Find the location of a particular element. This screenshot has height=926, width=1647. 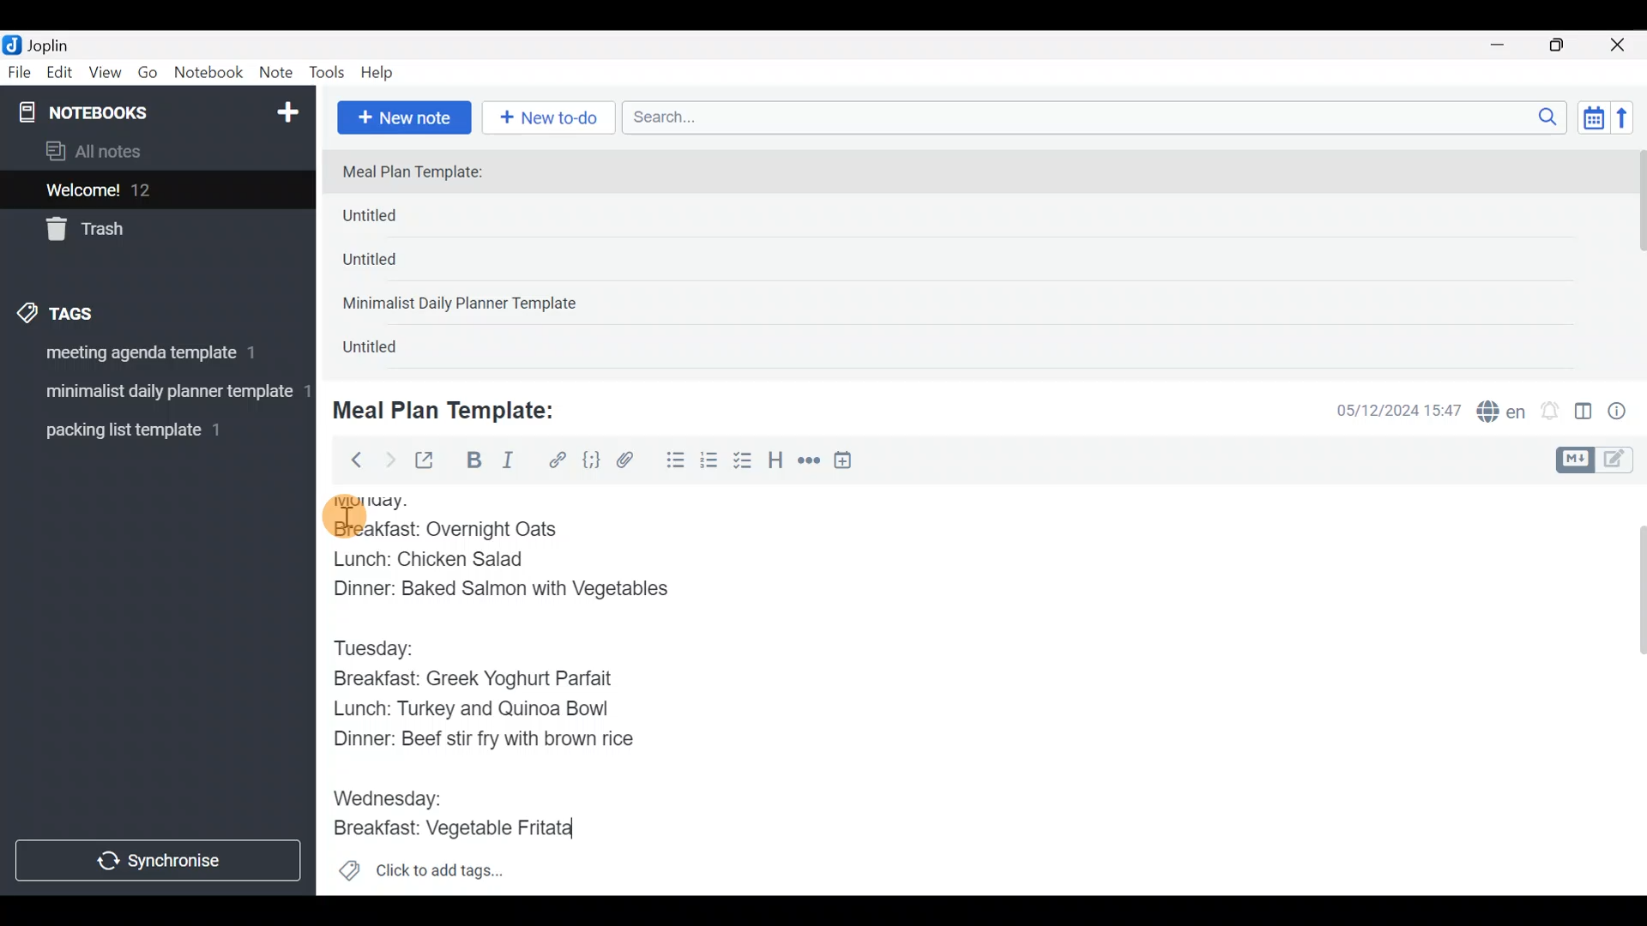

Scroll bar is located at coordinates (1629, 689).